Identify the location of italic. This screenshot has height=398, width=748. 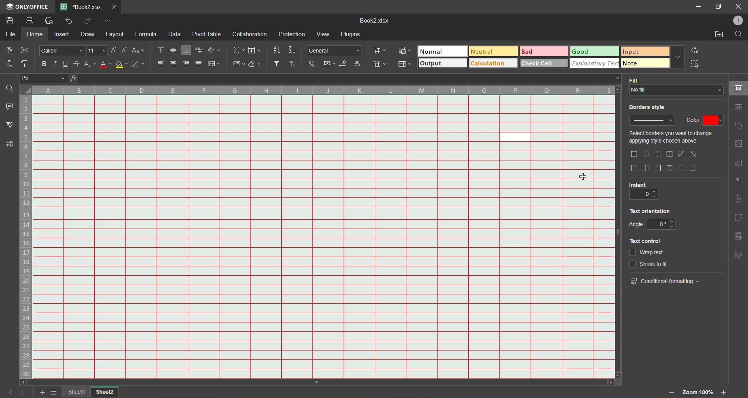
(55, 63).